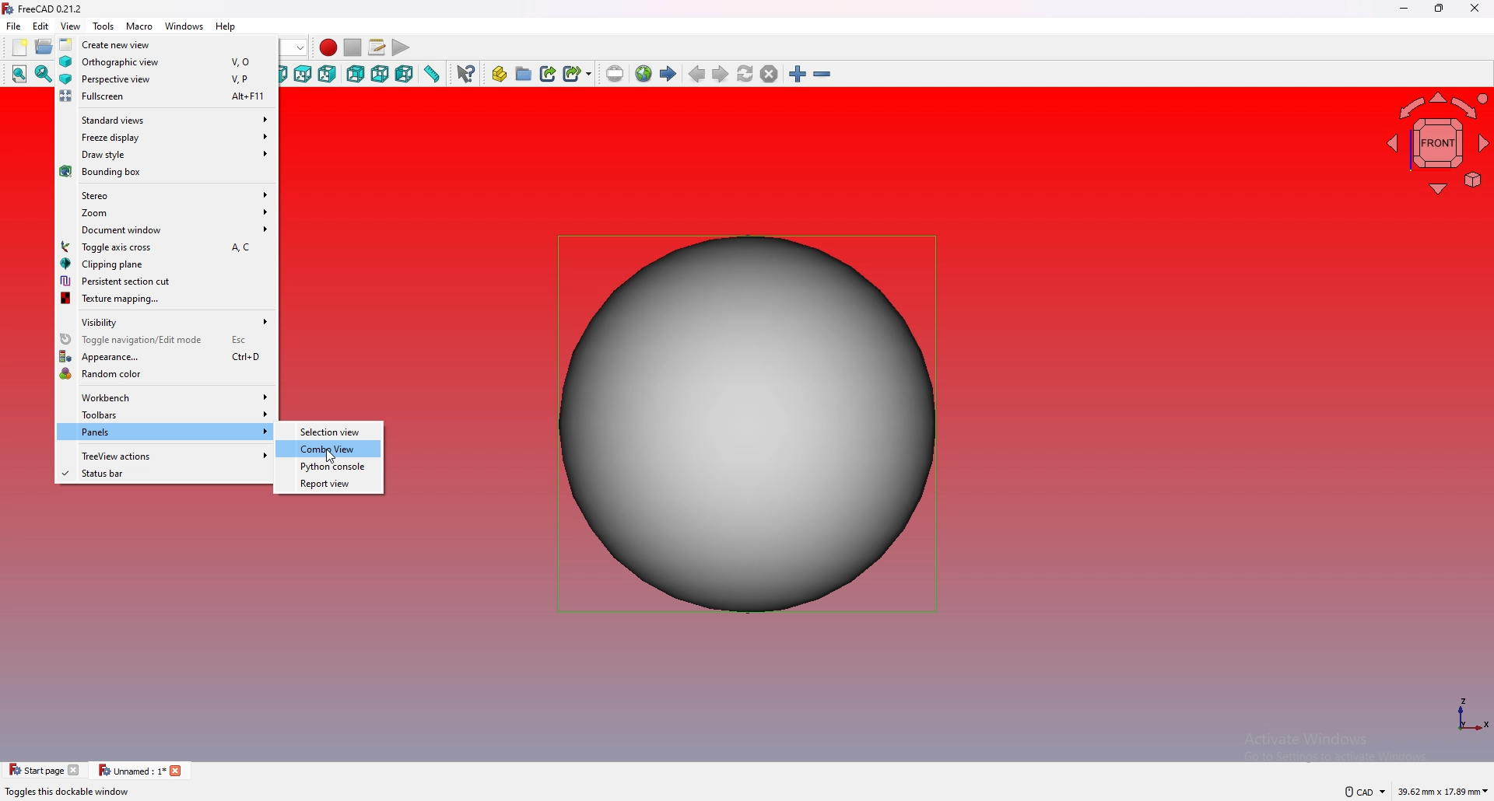 The image size is (1494, 801). What do you see at coordinates (167, 44) in the screenshot?
I see `create new view` at bounding box center [167, 44].